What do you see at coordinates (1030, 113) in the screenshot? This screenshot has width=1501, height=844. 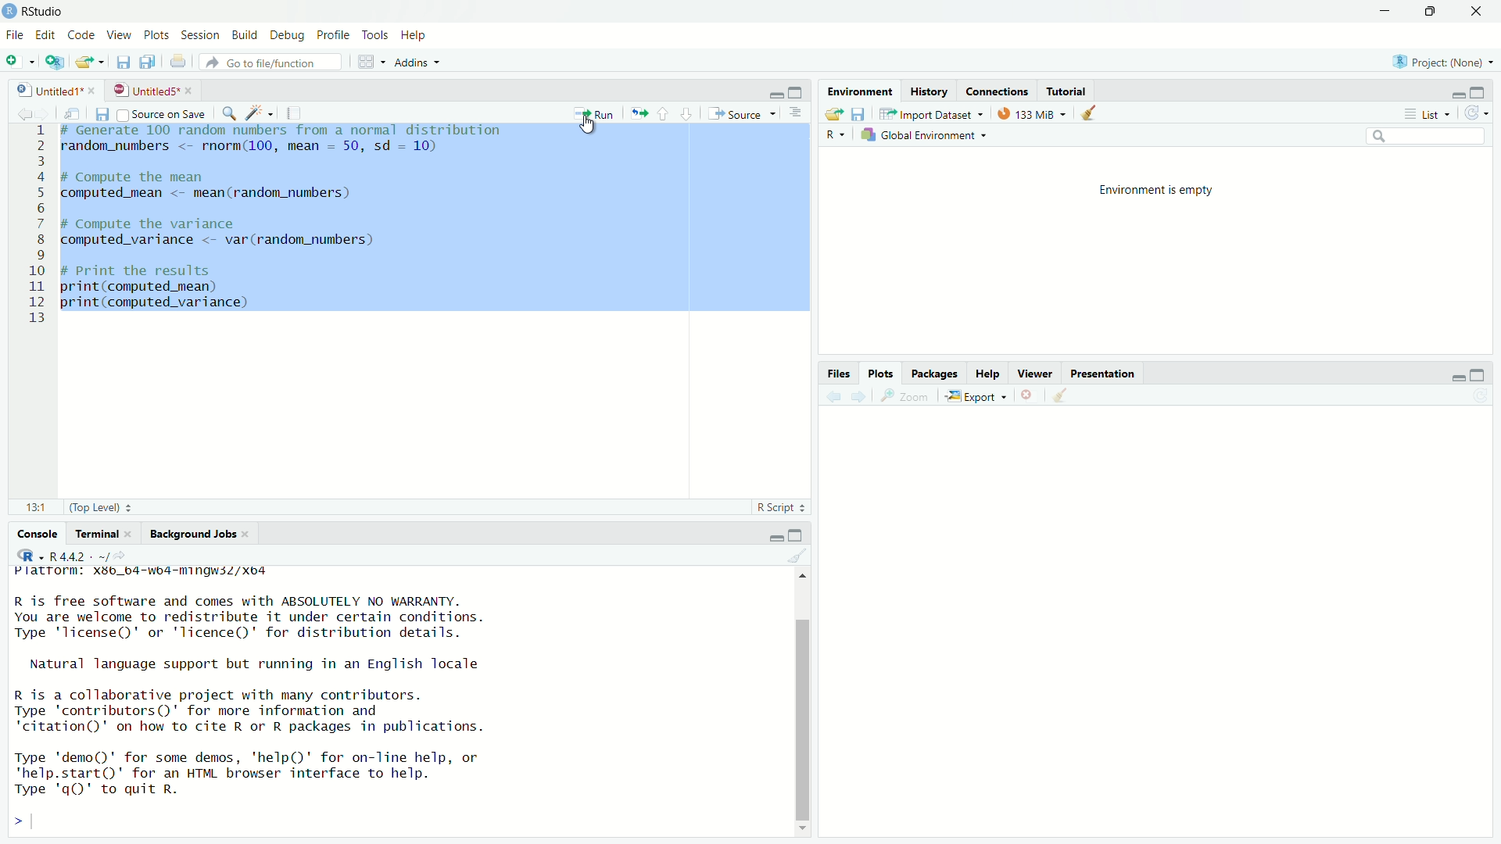 I see `133 MiB` at bounding box center [1030, 113].